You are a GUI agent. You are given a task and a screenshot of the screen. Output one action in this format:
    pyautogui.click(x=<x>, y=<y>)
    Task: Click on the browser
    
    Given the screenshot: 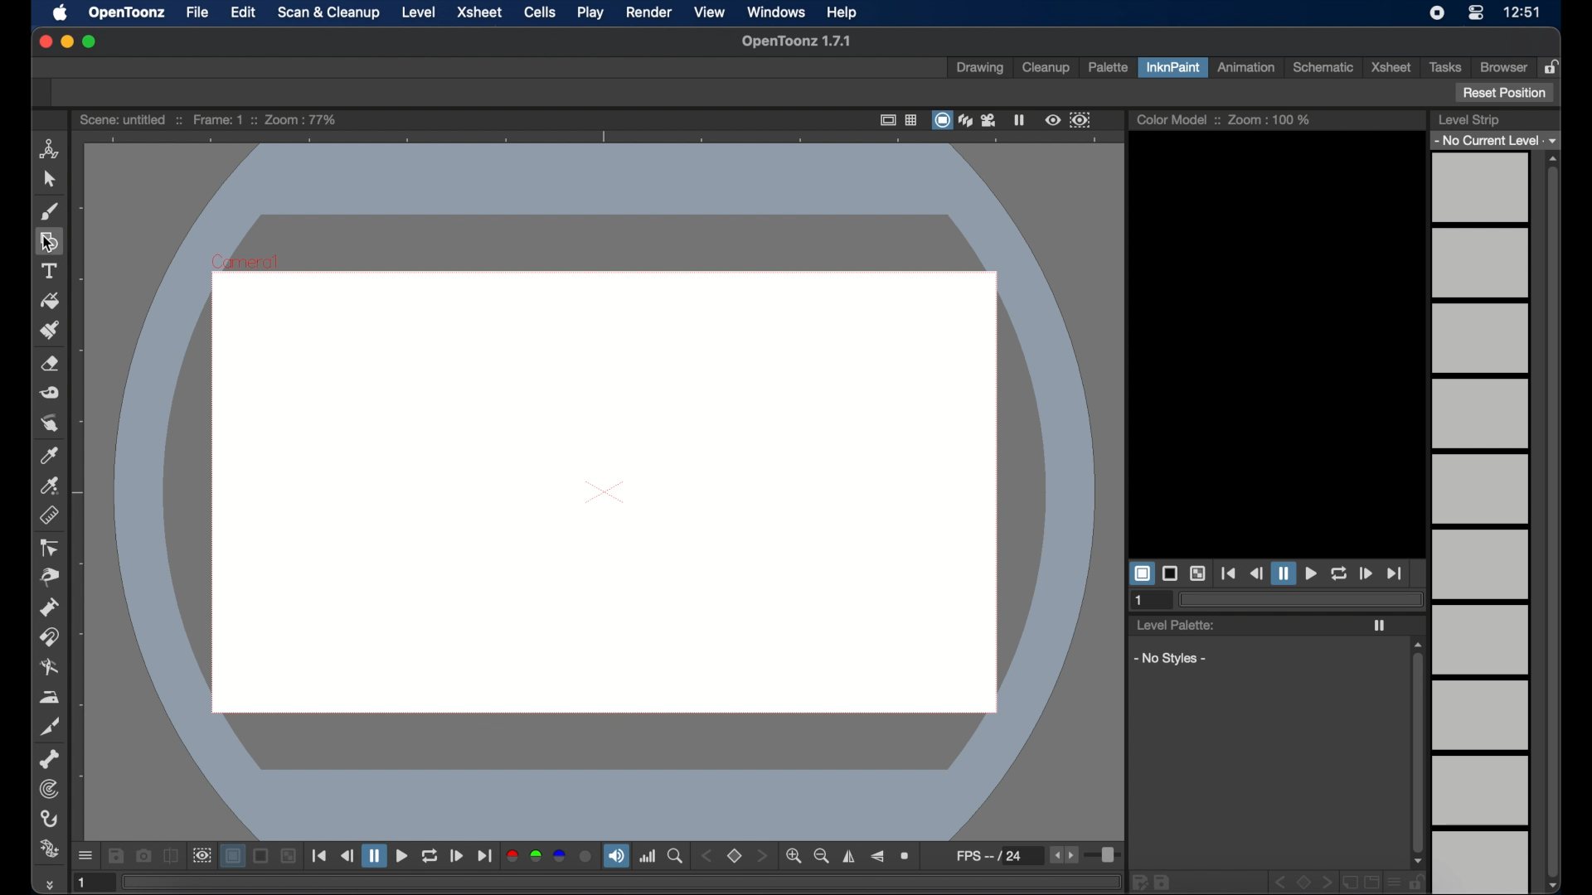 What is the action you would take?
    pyautogui.click(x=1504, y=66)
    